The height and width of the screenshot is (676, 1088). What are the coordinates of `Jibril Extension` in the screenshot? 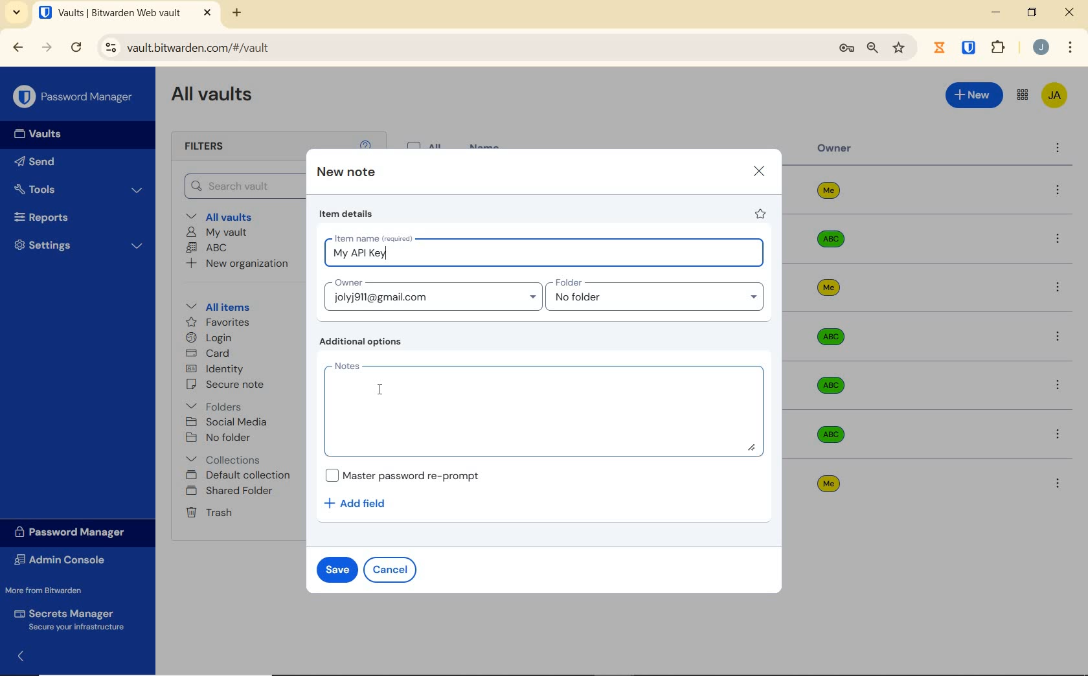 It's located at (941, 47).